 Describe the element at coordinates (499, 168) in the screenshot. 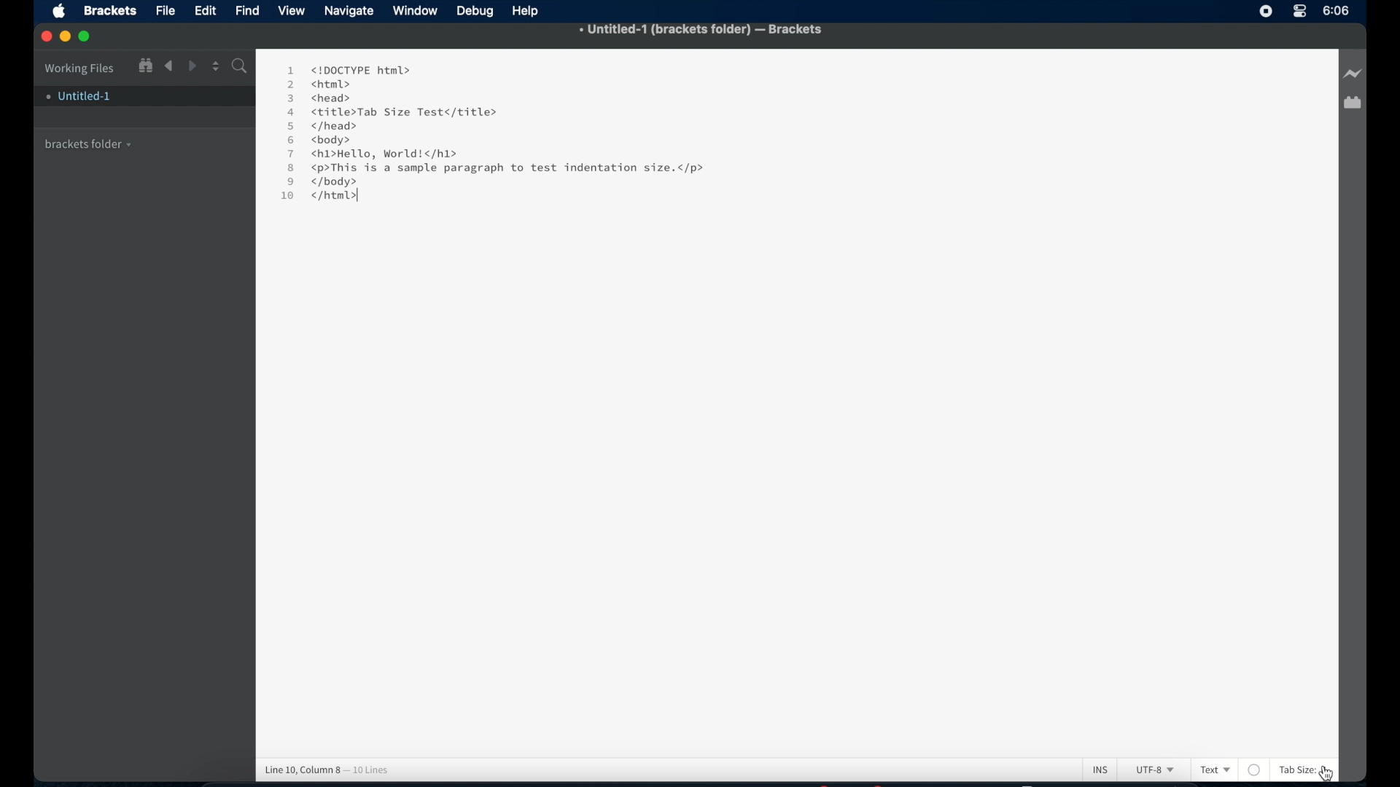

I see `8 <p>This is a sample paragraph to test indentation size.</p>` at that location.